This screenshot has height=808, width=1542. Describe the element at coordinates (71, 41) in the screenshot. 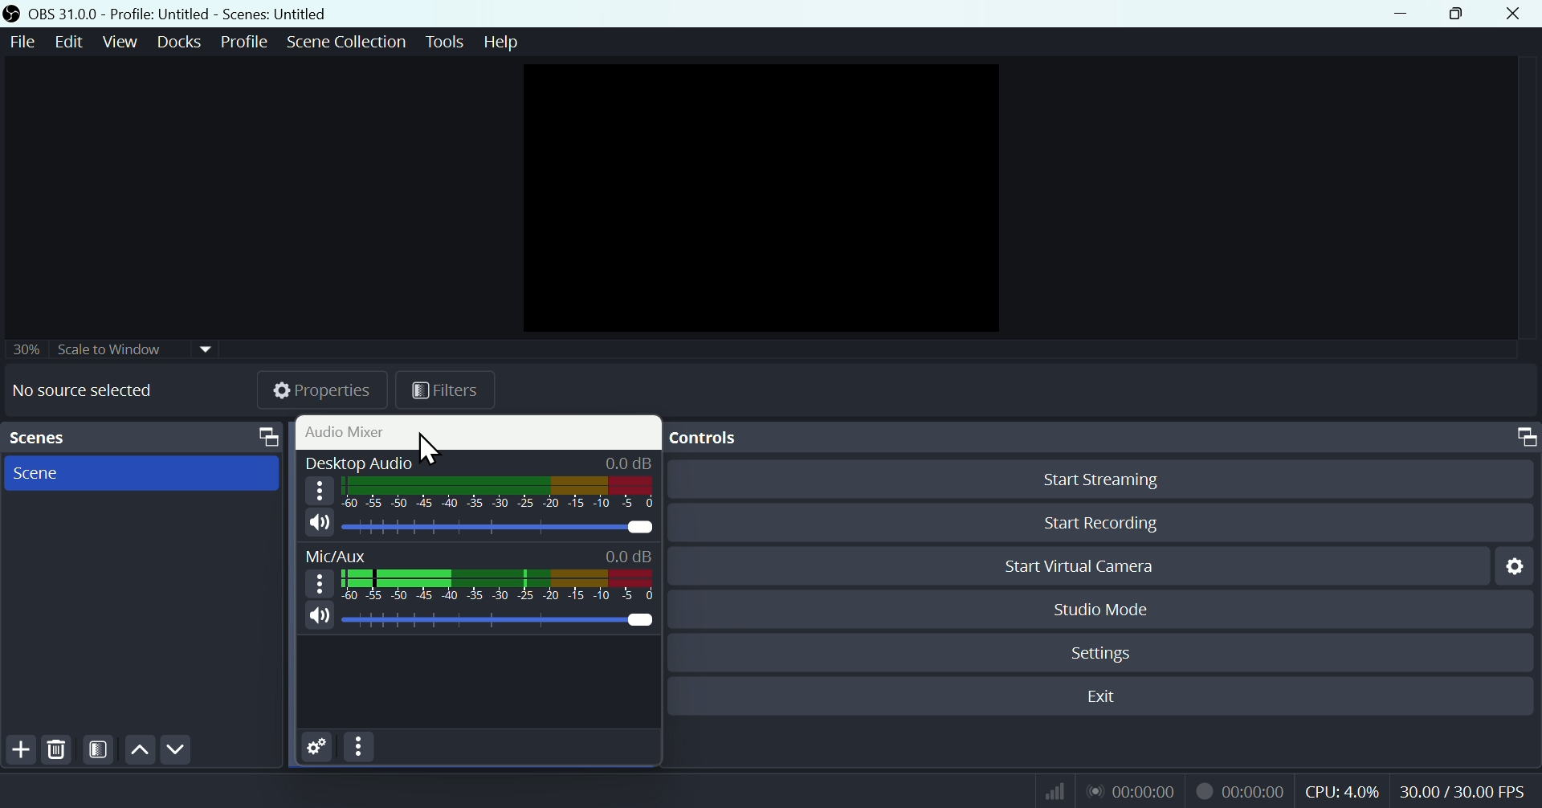

I see `Edit` at that location.